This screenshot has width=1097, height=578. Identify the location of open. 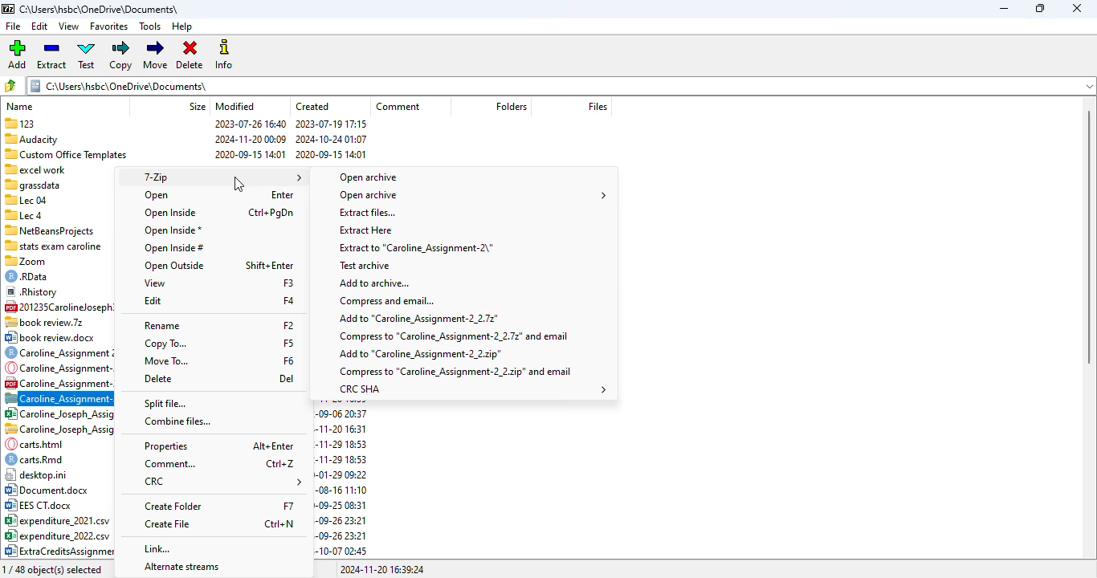
(157, 195).